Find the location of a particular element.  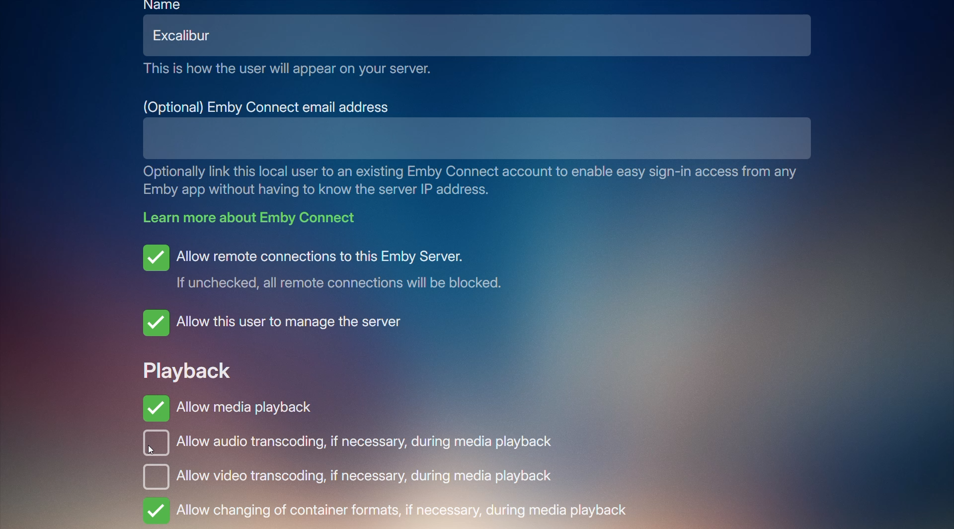

Allow media playback is located at coordinates (228, 405).